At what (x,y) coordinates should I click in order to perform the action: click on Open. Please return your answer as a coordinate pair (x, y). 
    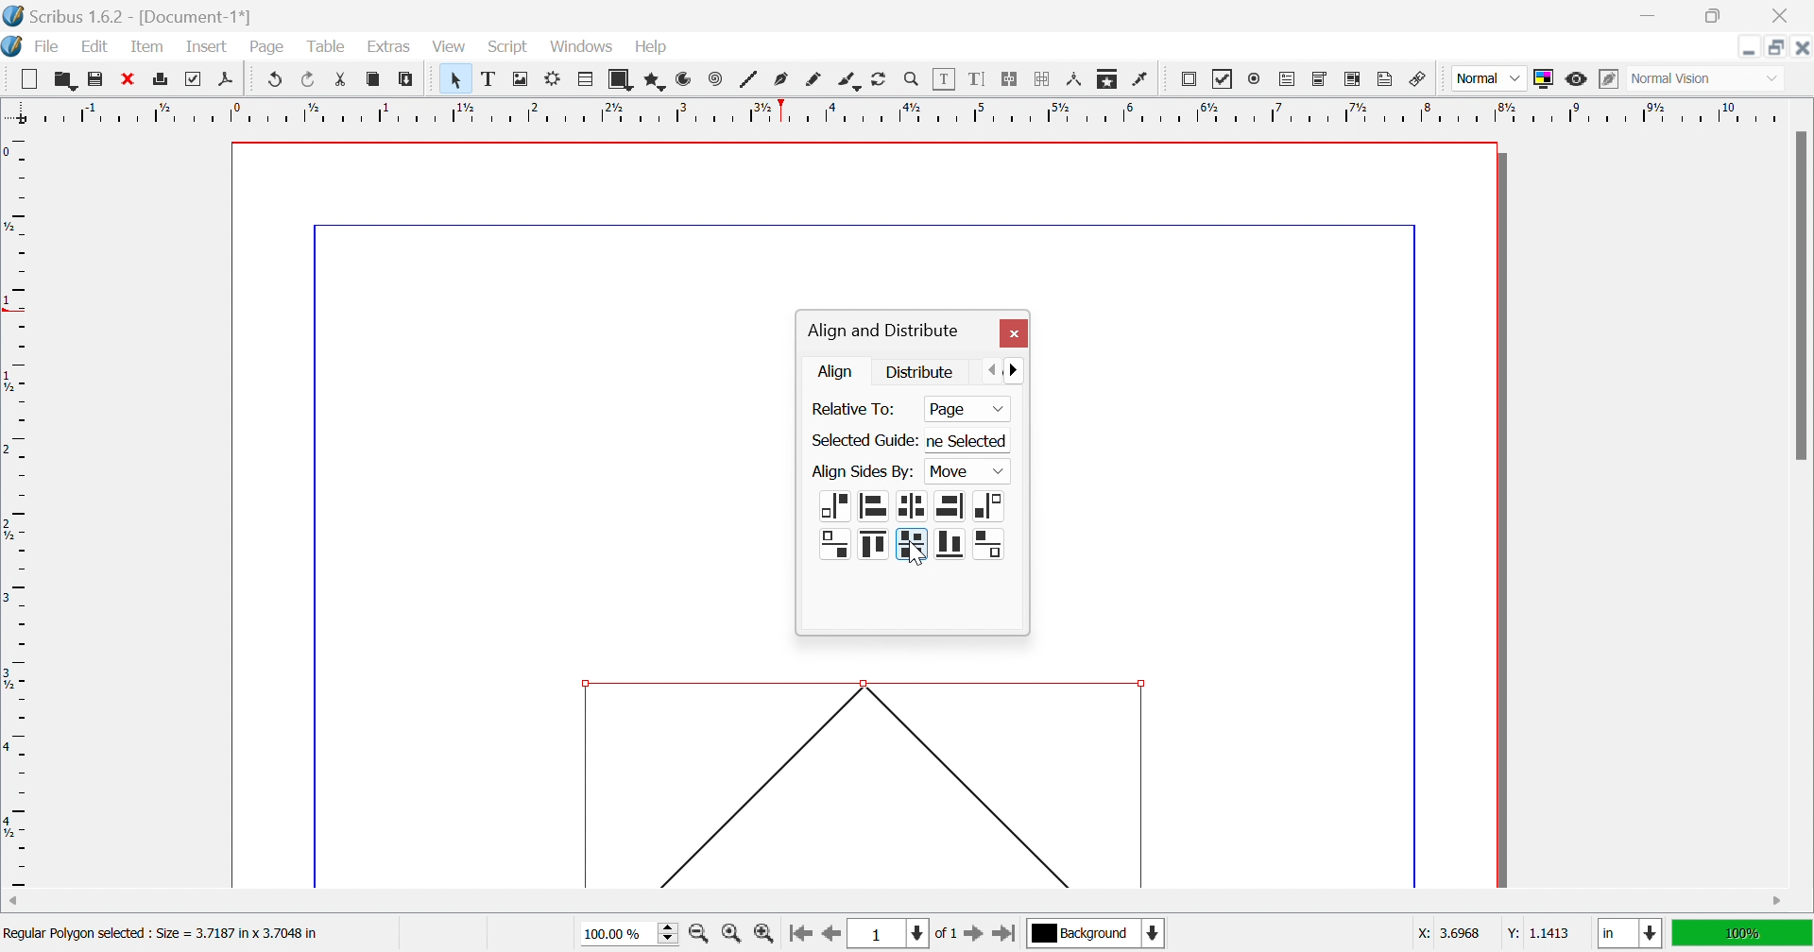
    Looking at the image, I should click on (65, 78).